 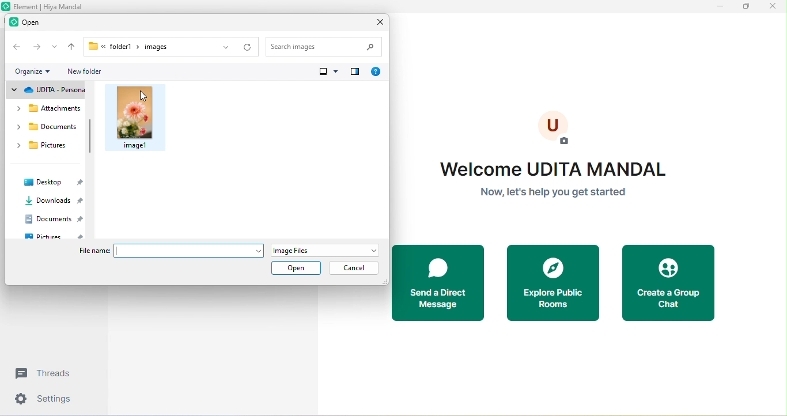 What do you see at coordinates (88, 73) in the screenshot?
I see `new folder` at bounding box center [88, 73].